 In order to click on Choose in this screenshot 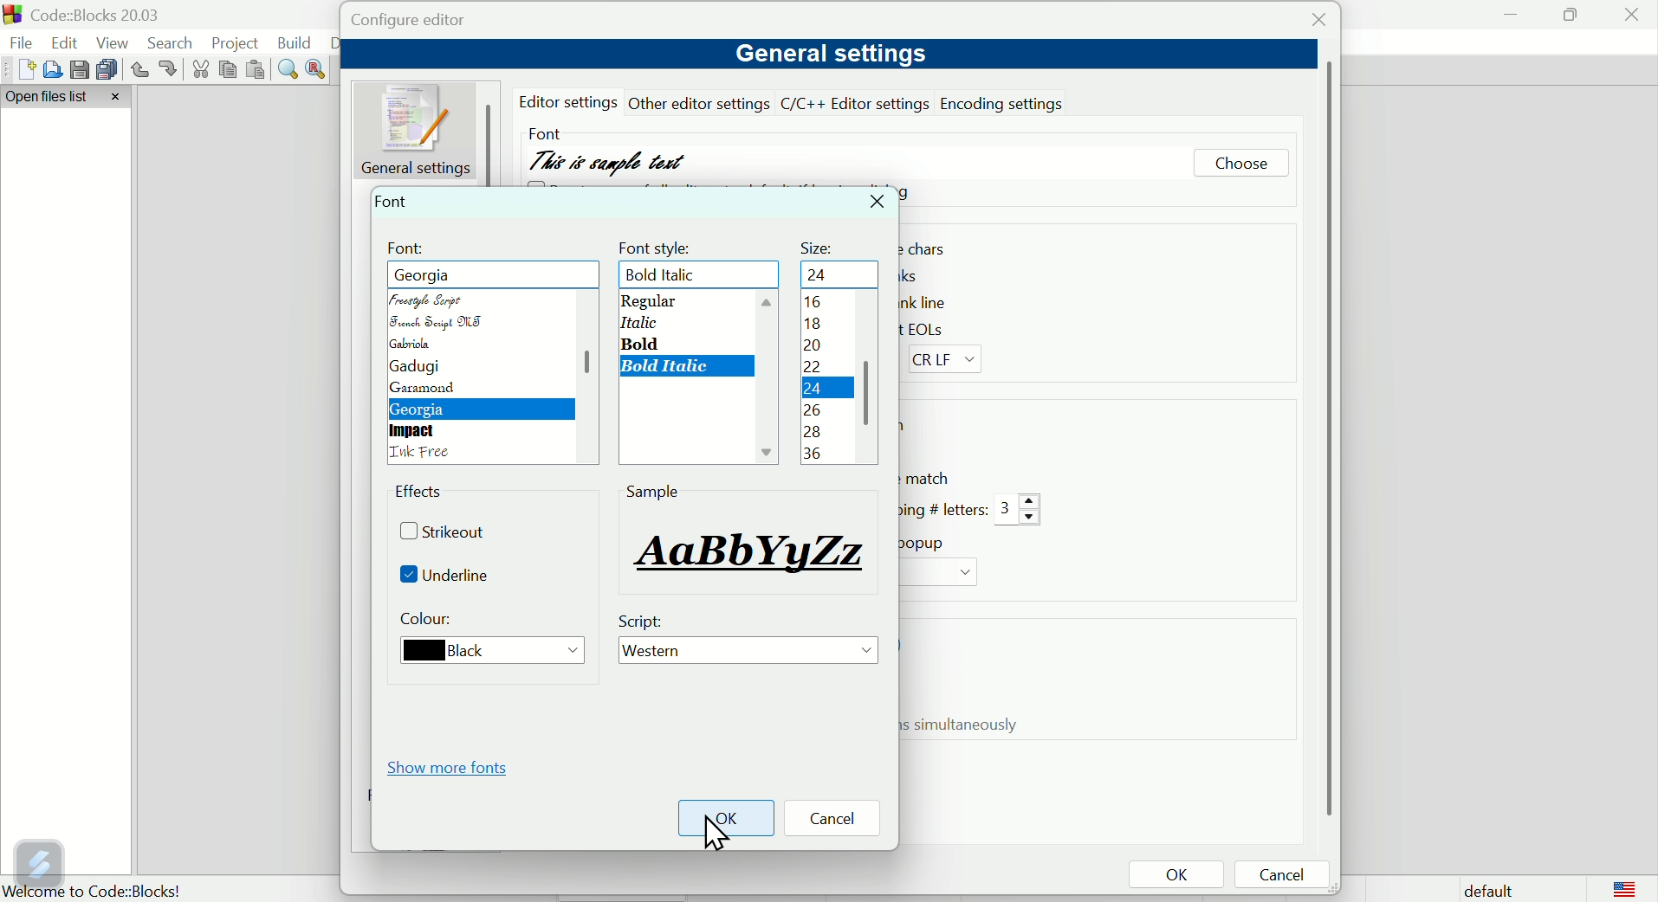, I will do `click(1240, 165)`.